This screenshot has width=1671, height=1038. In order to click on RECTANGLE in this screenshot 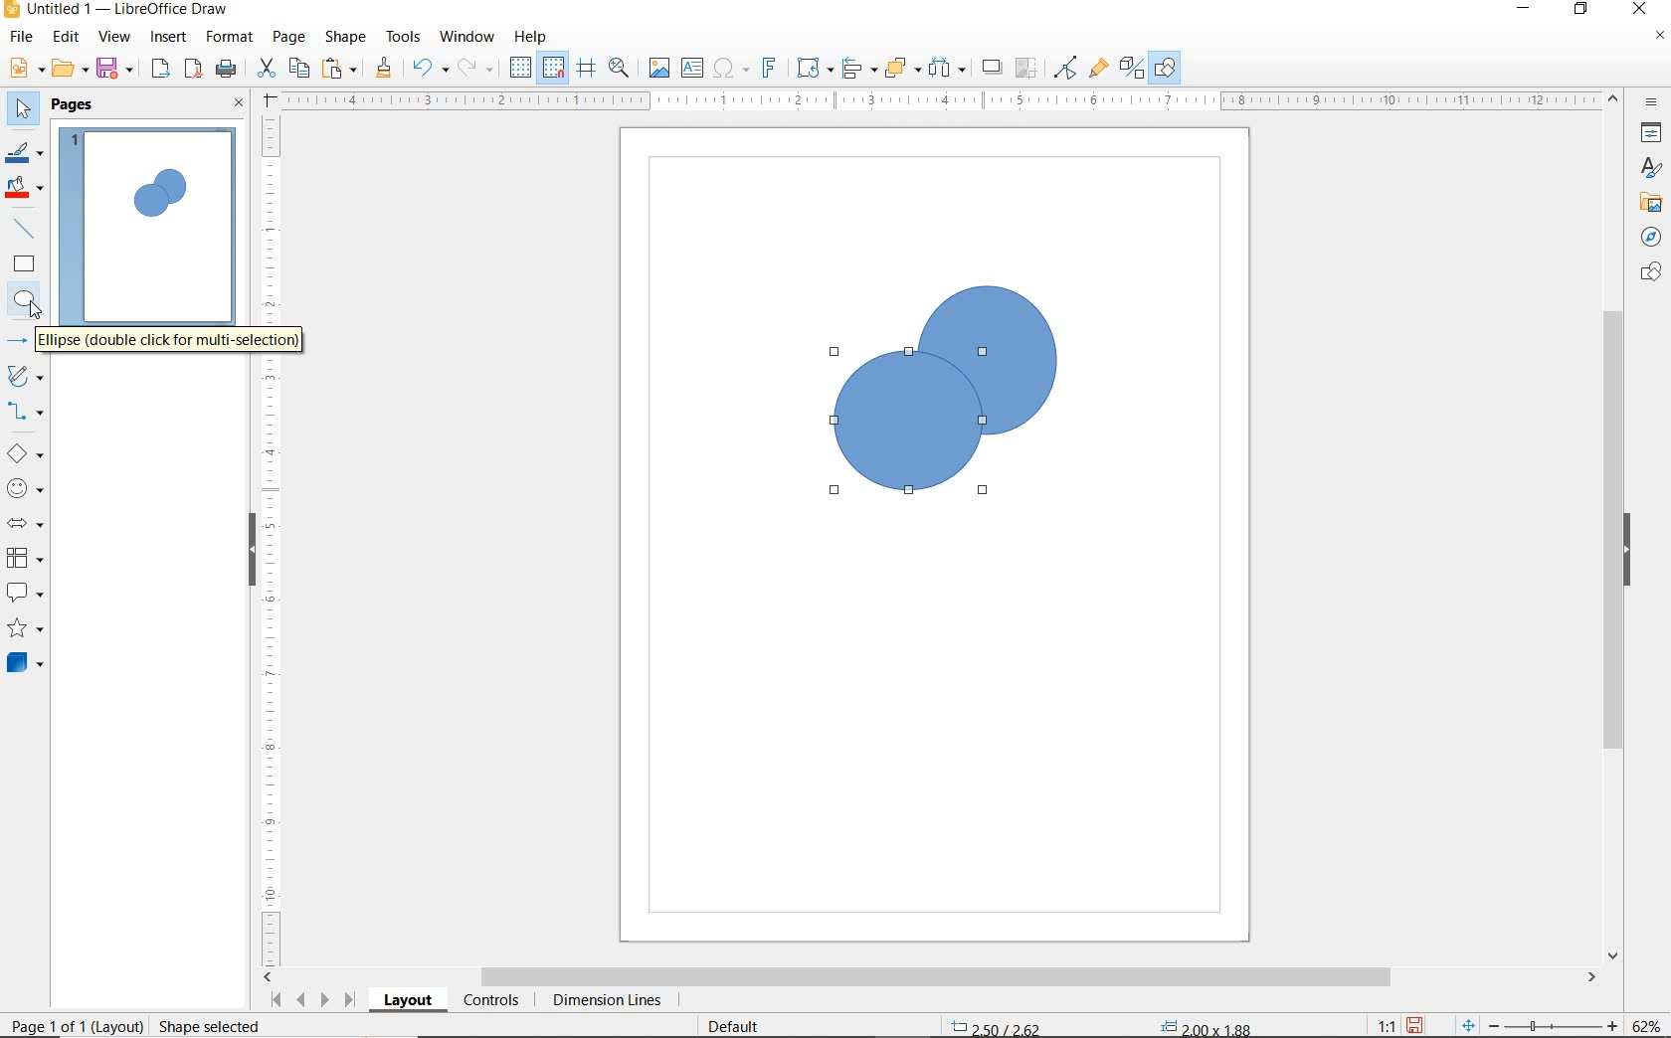, I will do `click(24, 266)`.